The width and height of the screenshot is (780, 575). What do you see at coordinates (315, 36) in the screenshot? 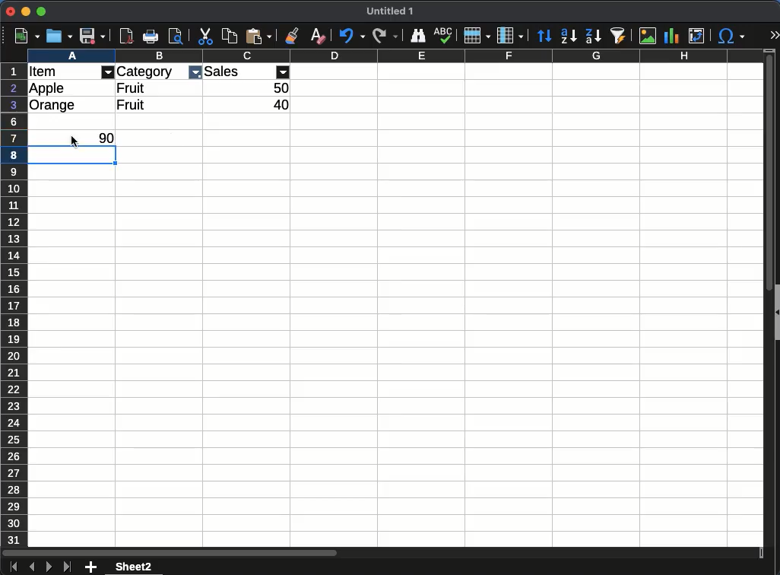
I see `clear formatting` at bounding box center [315, 36].